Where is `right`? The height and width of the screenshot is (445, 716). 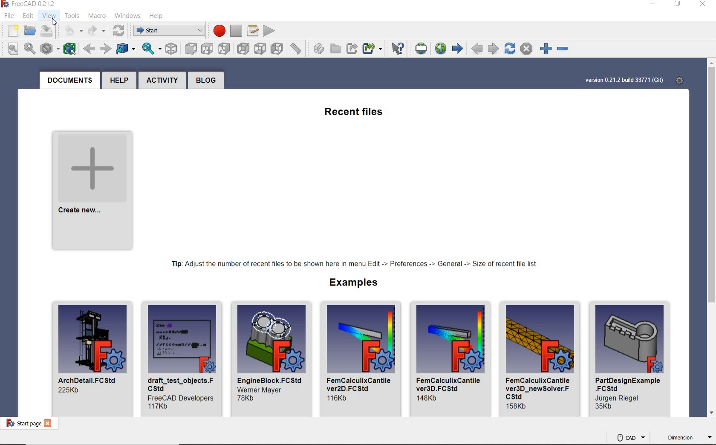
right is located at coordinates (225, 49).